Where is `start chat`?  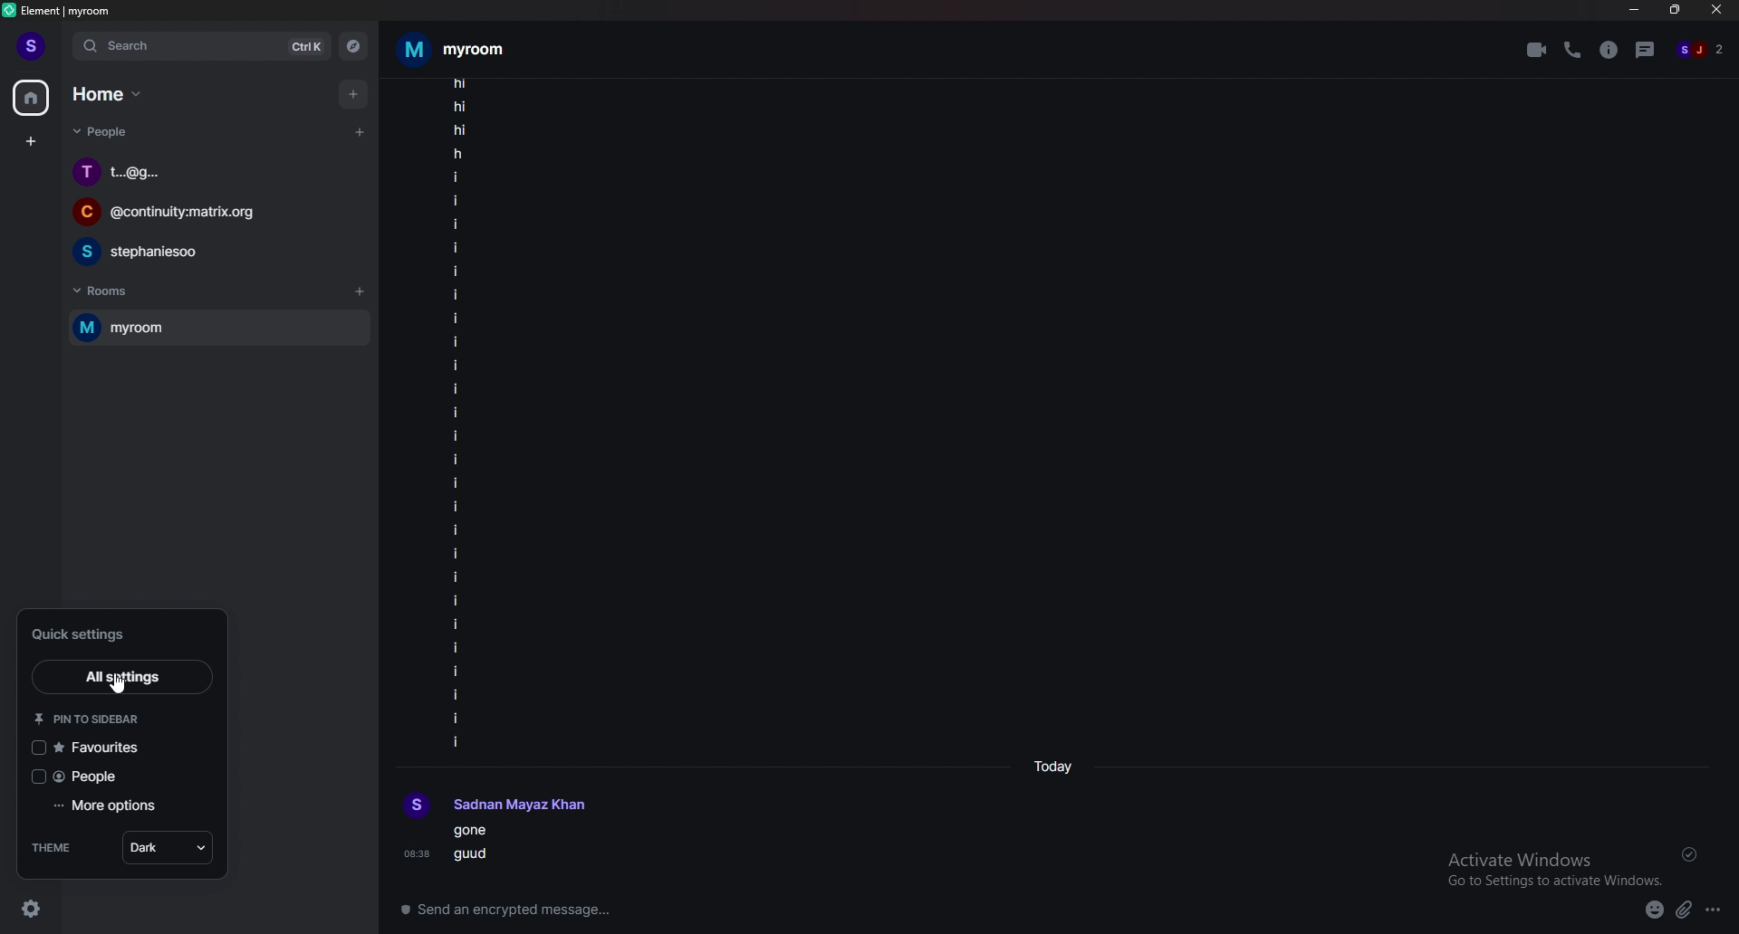 start chat is located at coordinates (360, 133).